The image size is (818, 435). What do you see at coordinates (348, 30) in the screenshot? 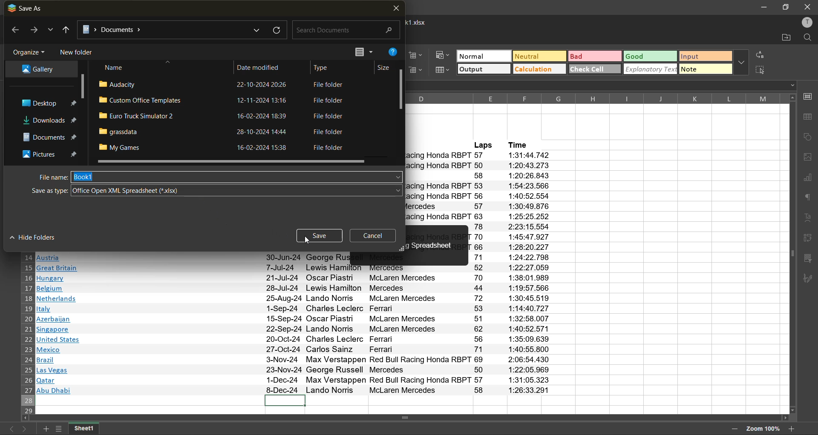
I see `search` at bounding box center [348, 30].